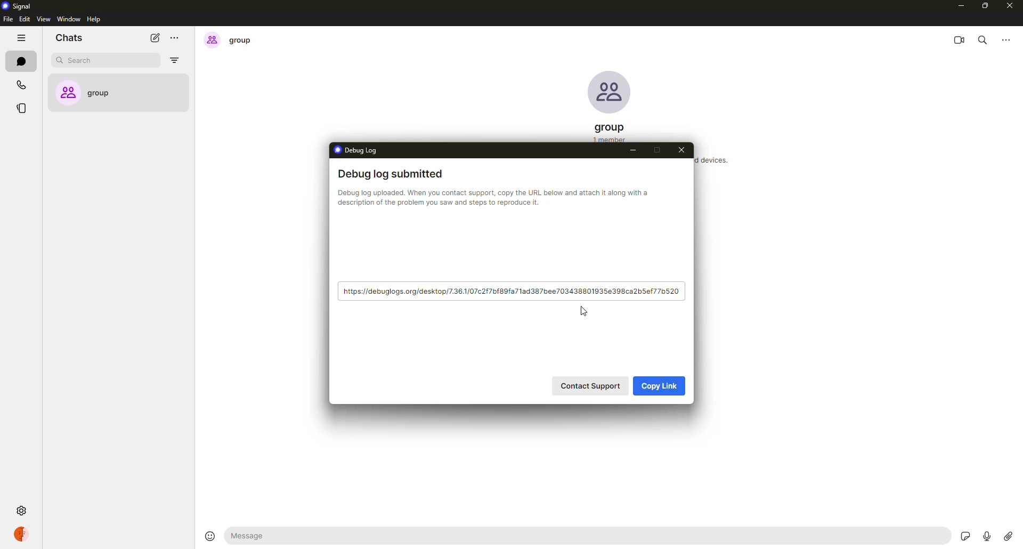  Describe the element at coordinates (583, 312) in the screenshot. I see `cursor` at that location.